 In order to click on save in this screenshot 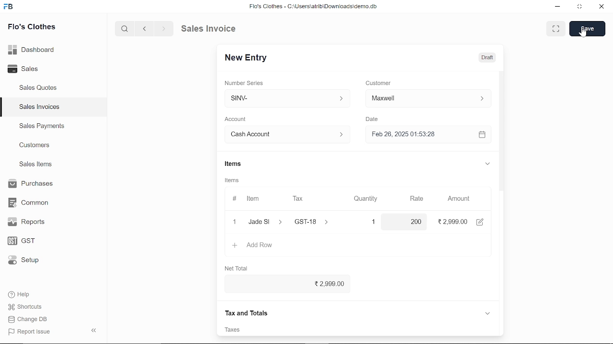, I will do `click(587, 29)`.